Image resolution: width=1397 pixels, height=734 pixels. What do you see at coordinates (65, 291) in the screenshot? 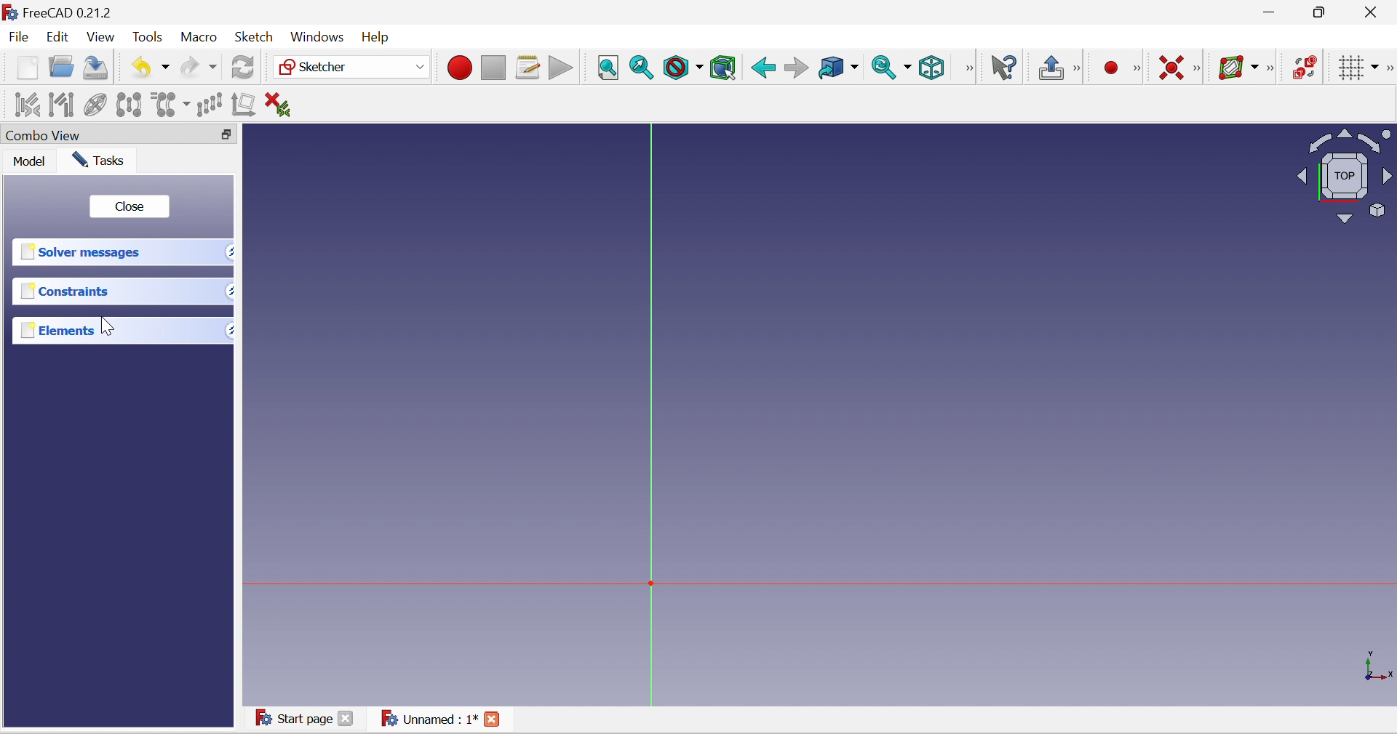
I see `Constraints` at bounding box center [65, 291].